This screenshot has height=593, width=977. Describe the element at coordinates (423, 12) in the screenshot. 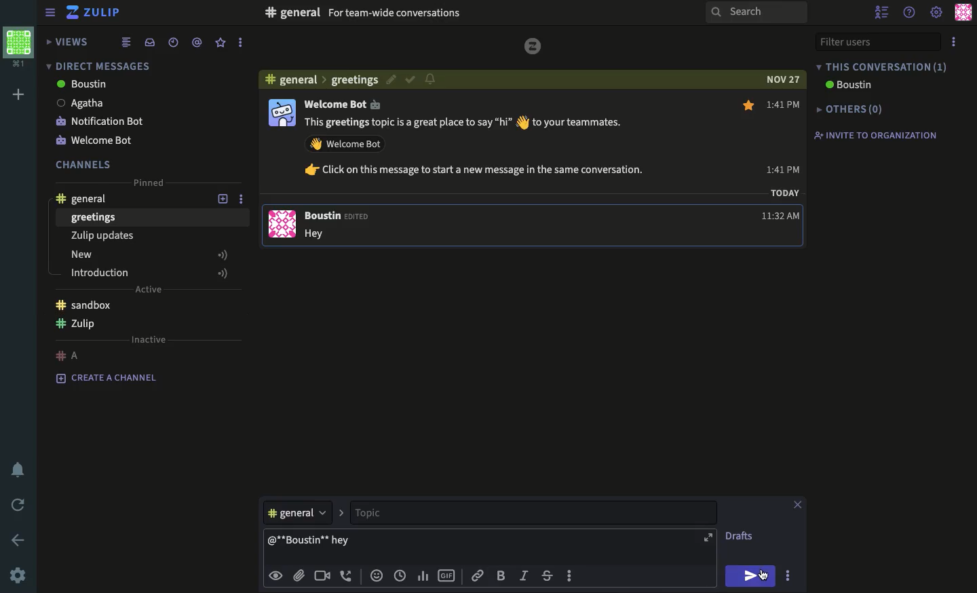

I see `#F general For team-wide conversations` at that location.